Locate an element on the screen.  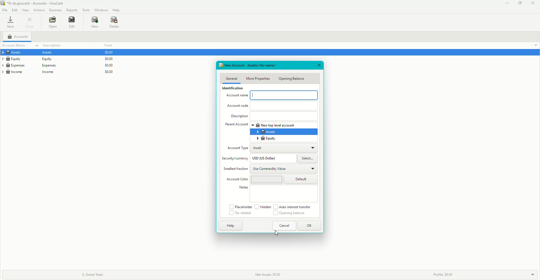
Notes is located at coordinates (244, 187).